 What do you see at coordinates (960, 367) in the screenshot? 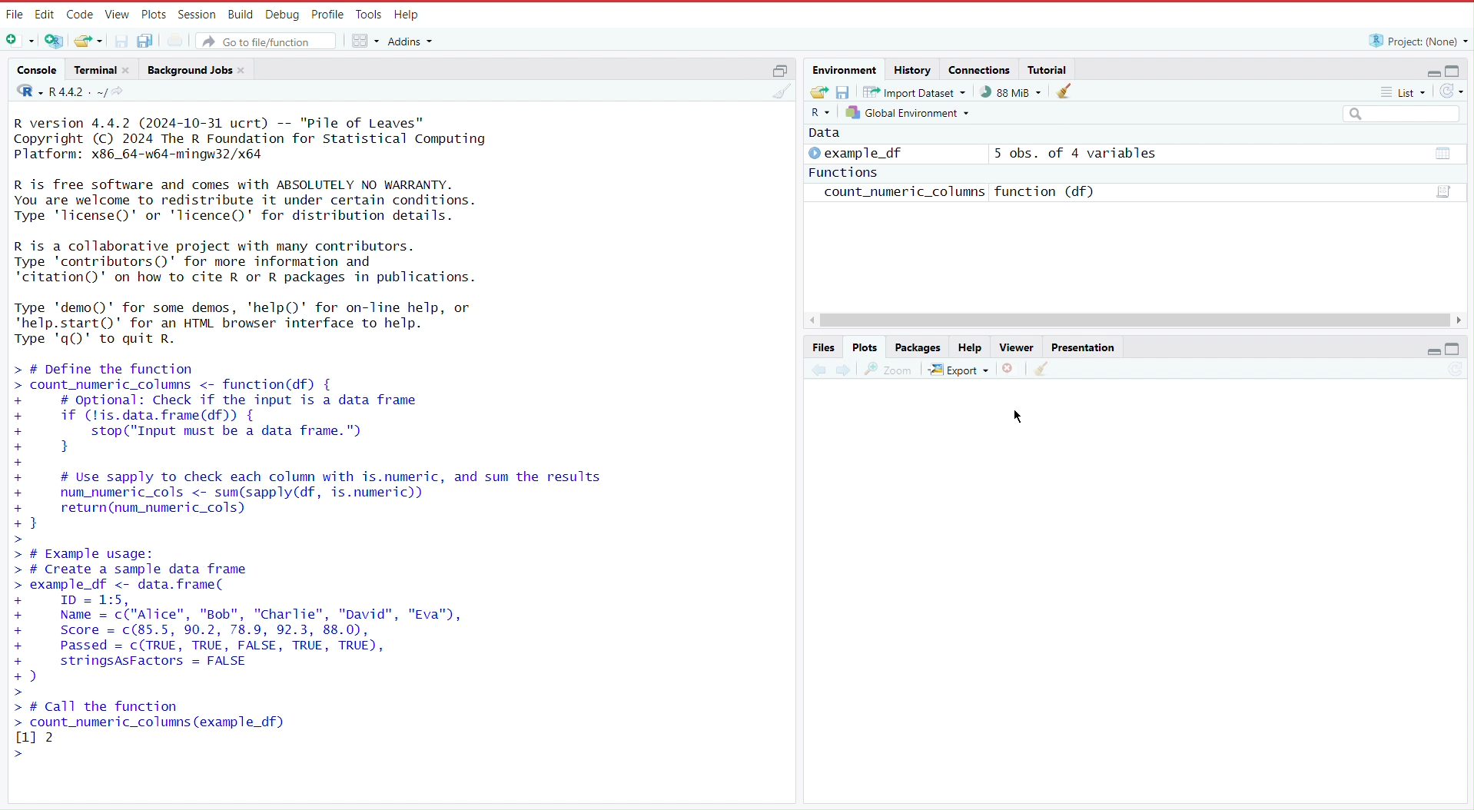
I see `Export` at bounding box center [960, 367].